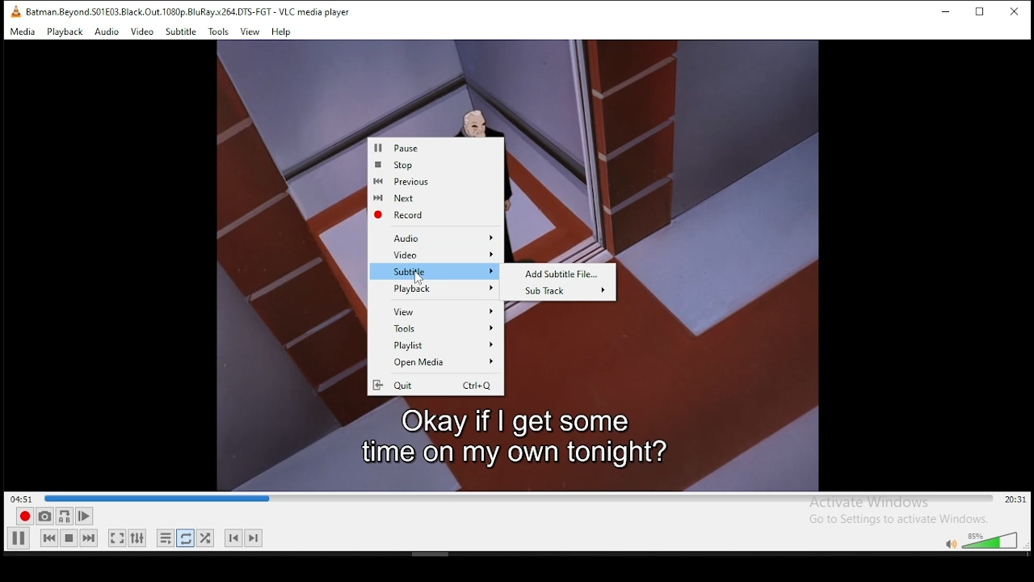  Describe the element at coordinates (435, 386) in the screenshot. I see `Quit` at that location.